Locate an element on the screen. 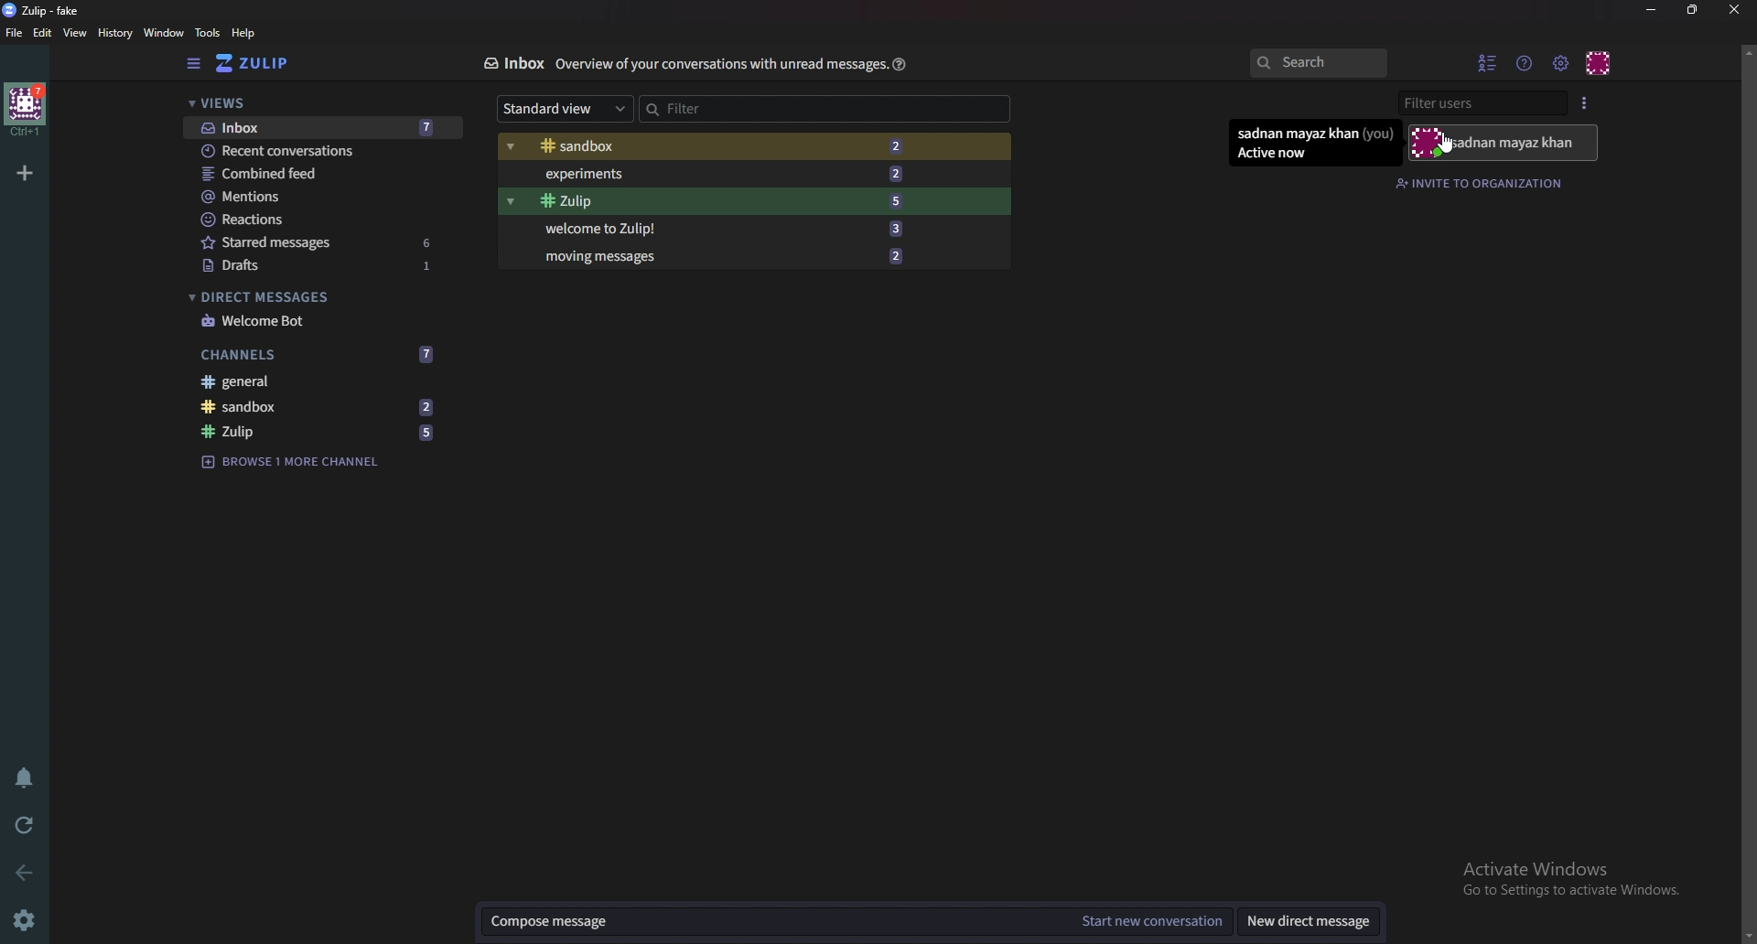  Direct messages is located at coordinates (314, 295).